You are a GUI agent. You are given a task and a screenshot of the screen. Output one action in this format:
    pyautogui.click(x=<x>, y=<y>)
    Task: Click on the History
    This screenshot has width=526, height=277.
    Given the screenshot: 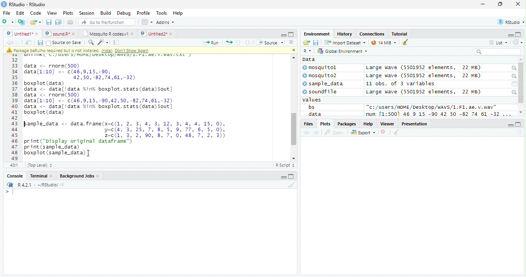 What is the action you would take?
    pyautogui.click(x=344, y=34)
    